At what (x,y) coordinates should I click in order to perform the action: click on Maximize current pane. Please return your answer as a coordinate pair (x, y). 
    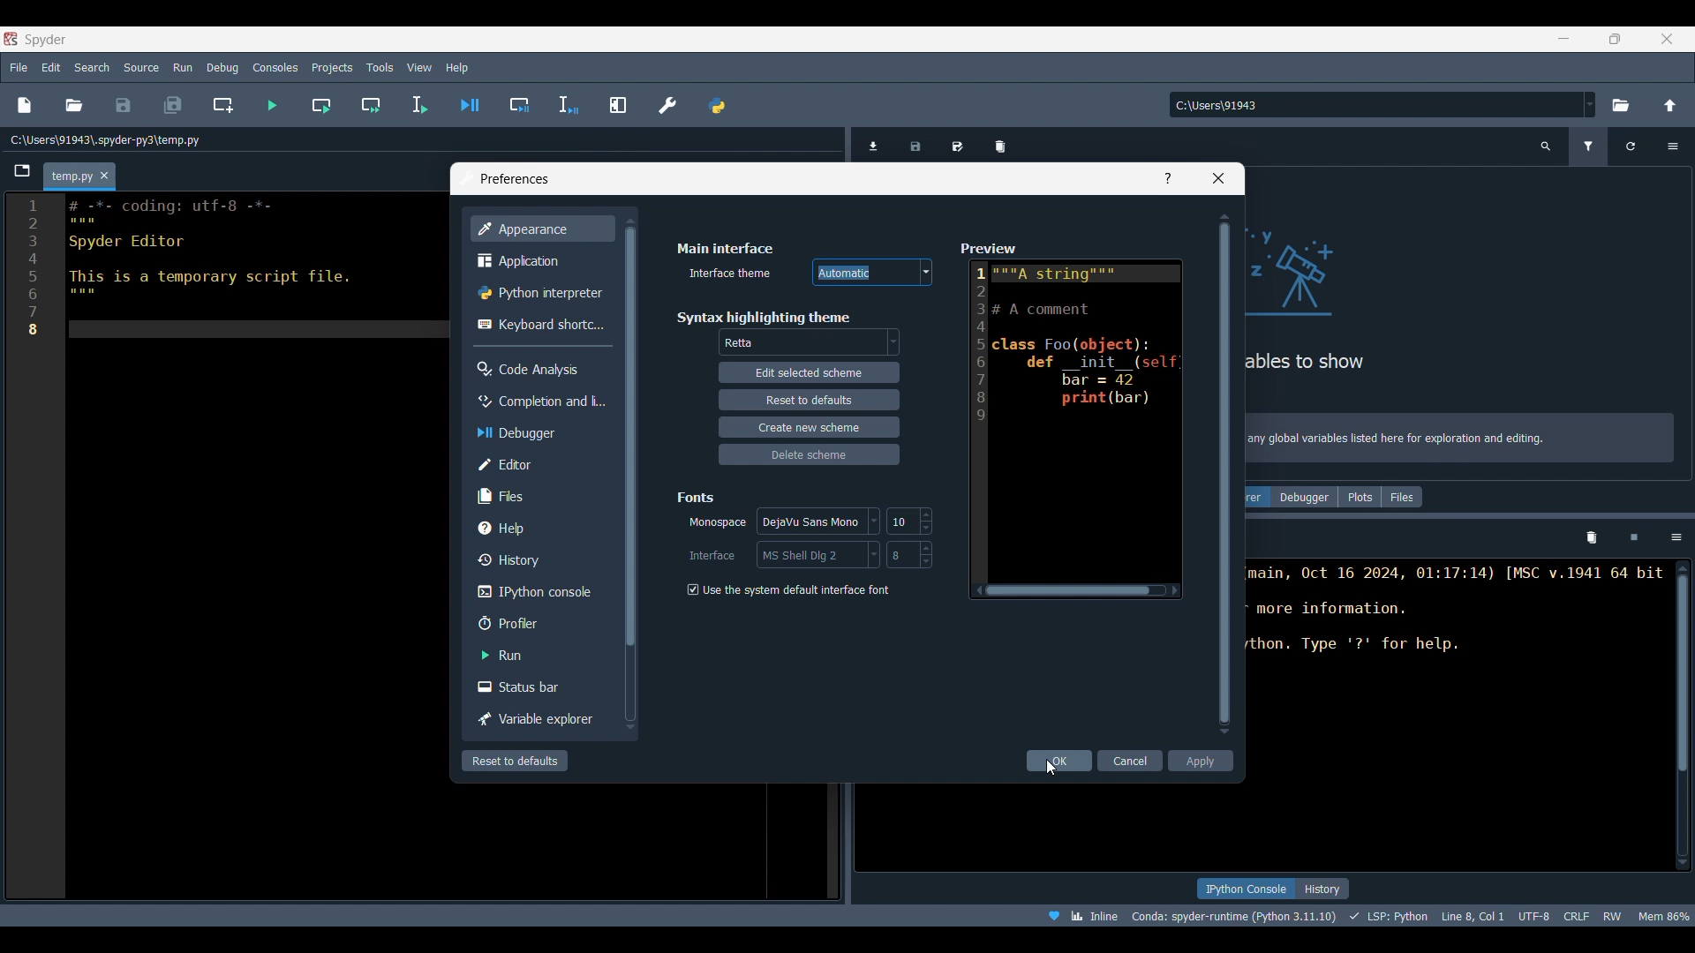
    Looking at the image, I should click on (618, 104).